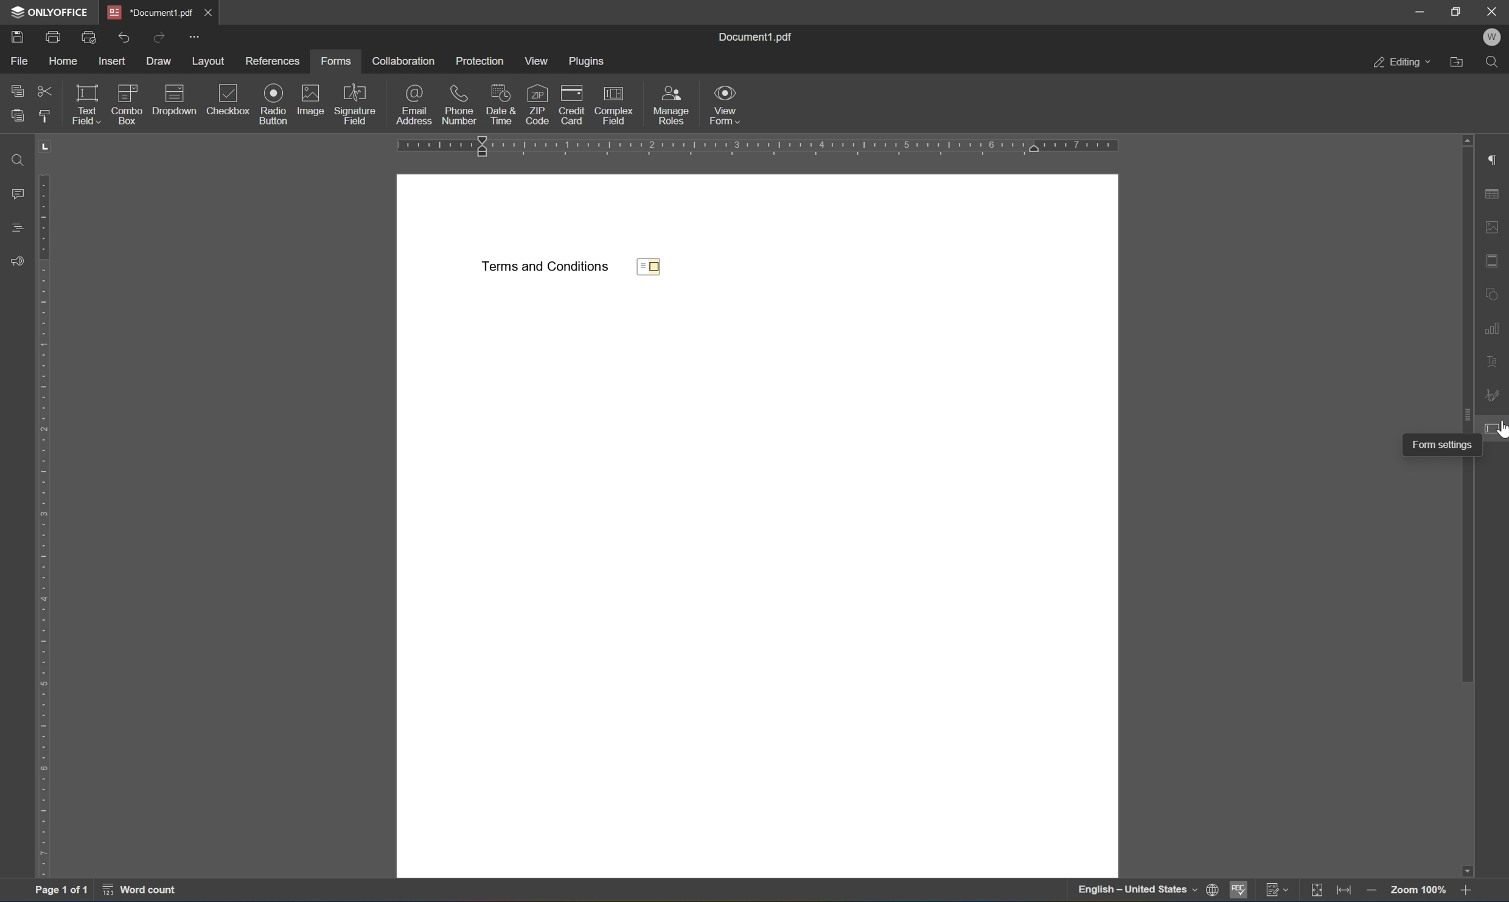 The height and width of the screenshot is (902, 1509). Describe the element at coordinates (19, 37) in the screenshot. I see `save` at that location.